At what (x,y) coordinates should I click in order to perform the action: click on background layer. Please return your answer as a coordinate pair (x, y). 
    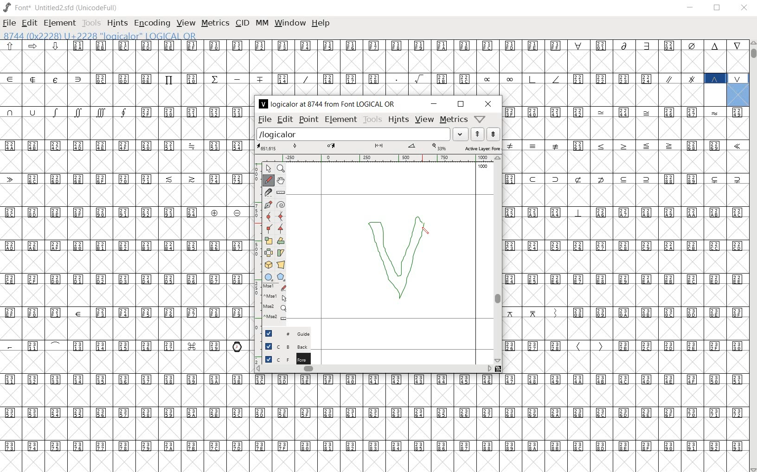
    Looking at the image, I should click on (282, 345).